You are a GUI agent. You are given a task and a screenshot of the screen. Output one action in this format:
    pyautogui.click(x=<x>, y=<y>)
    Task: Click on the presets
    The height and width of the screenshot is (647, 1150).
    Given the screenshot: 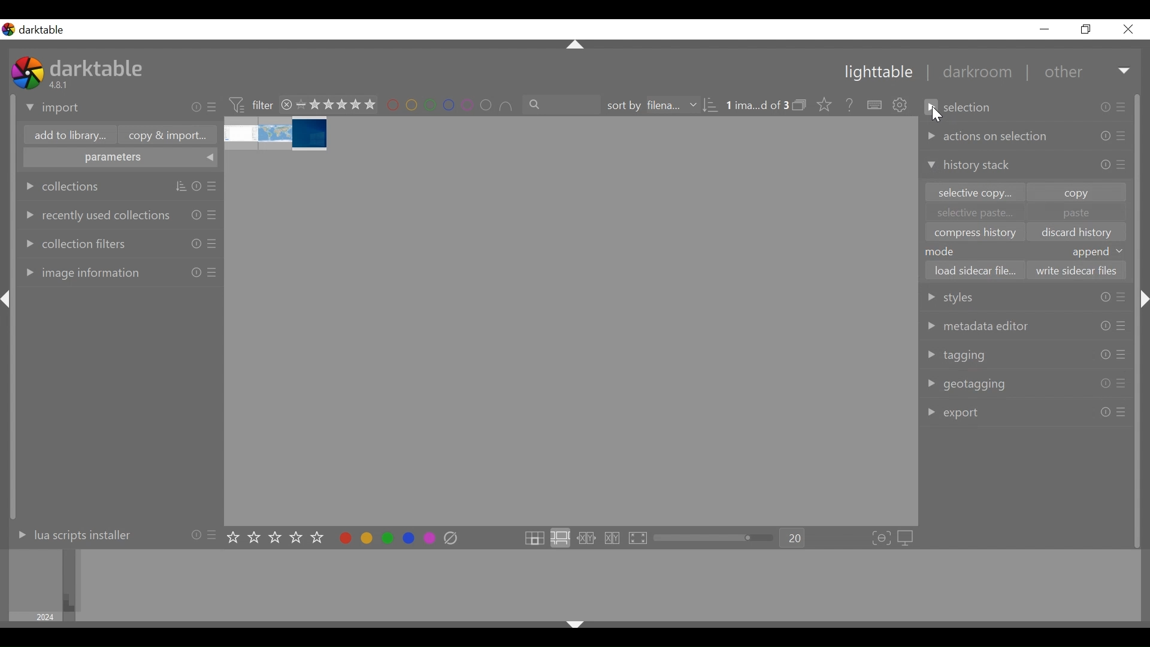 What is the action you would take?
    pyautogui.click(x=214, y=187)
    